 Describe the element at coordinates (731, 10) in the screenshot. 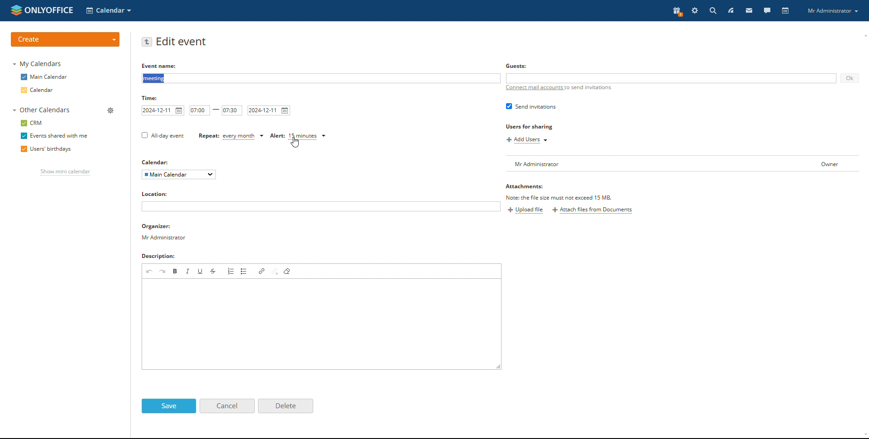

I see `feed` at that location.